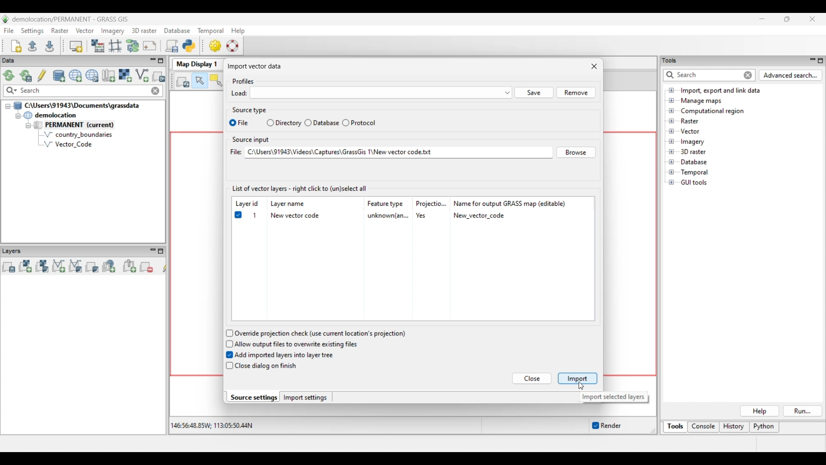  What do you see at coordinates (150, 46) in the screenshot?
I see `Cartographic composer` at bounding box center [150, 46].